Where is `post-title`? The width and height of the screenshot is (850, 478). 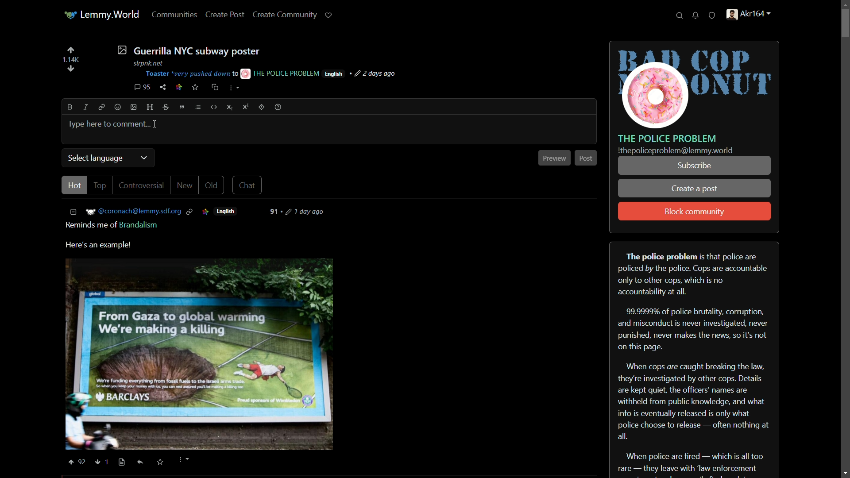 post-title is located at coordinates (188, 50).